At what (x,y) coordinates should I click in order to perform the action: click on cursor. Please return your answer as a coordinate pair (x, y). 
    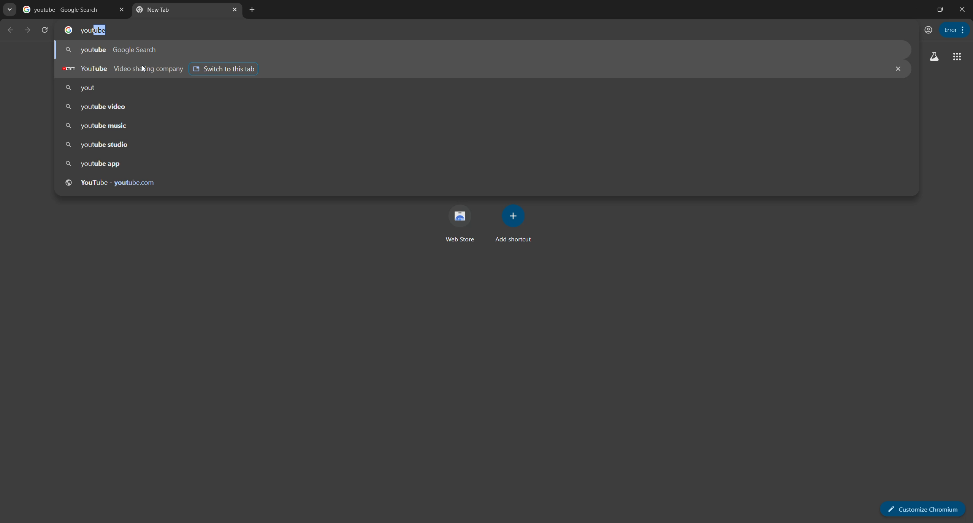
    Looking at the image, I should click on (143, 69).